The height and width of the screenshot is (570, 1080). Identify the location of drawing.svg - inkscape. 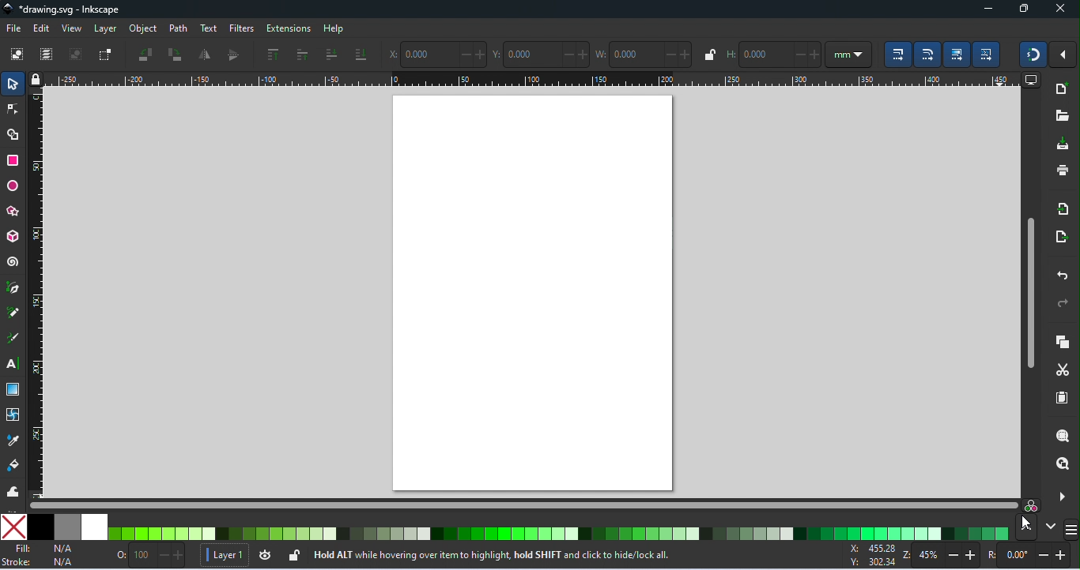
(62, 9).